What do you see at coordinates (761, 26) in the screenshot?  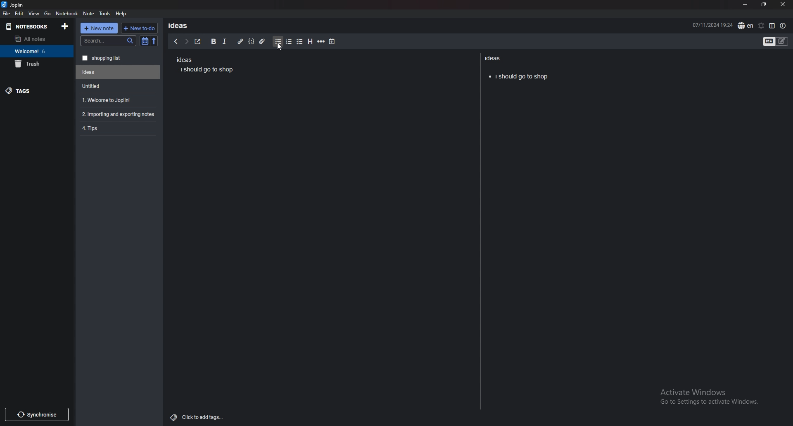 I see `set alarm` at bounding box center [761, 26].